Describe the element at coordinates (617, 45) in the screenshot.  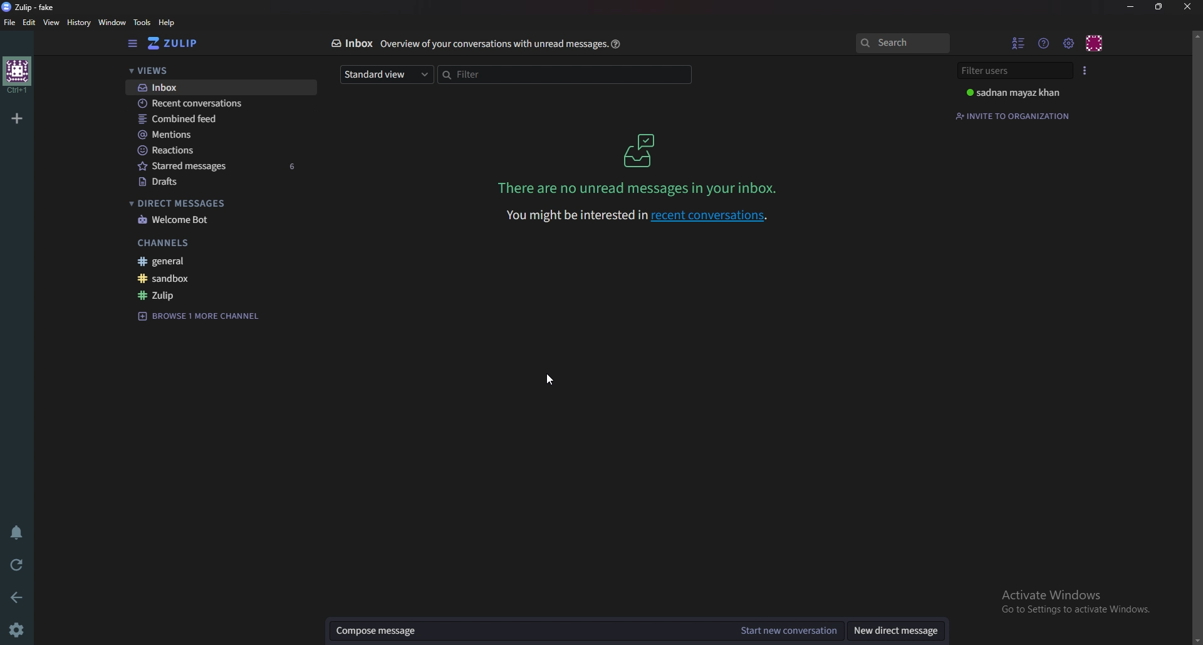
I see `help` at that location.